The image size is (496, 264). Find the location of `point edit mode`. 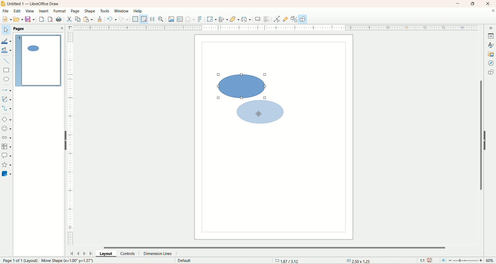

point edit mode is located at coordinates (278, 20).